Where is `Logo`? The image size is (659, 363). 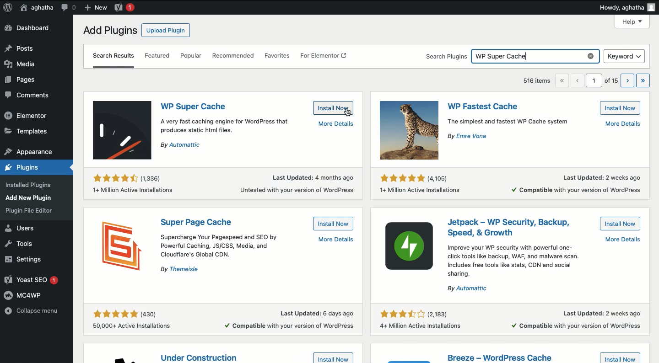 Logo is located at coordinates (8, 8).